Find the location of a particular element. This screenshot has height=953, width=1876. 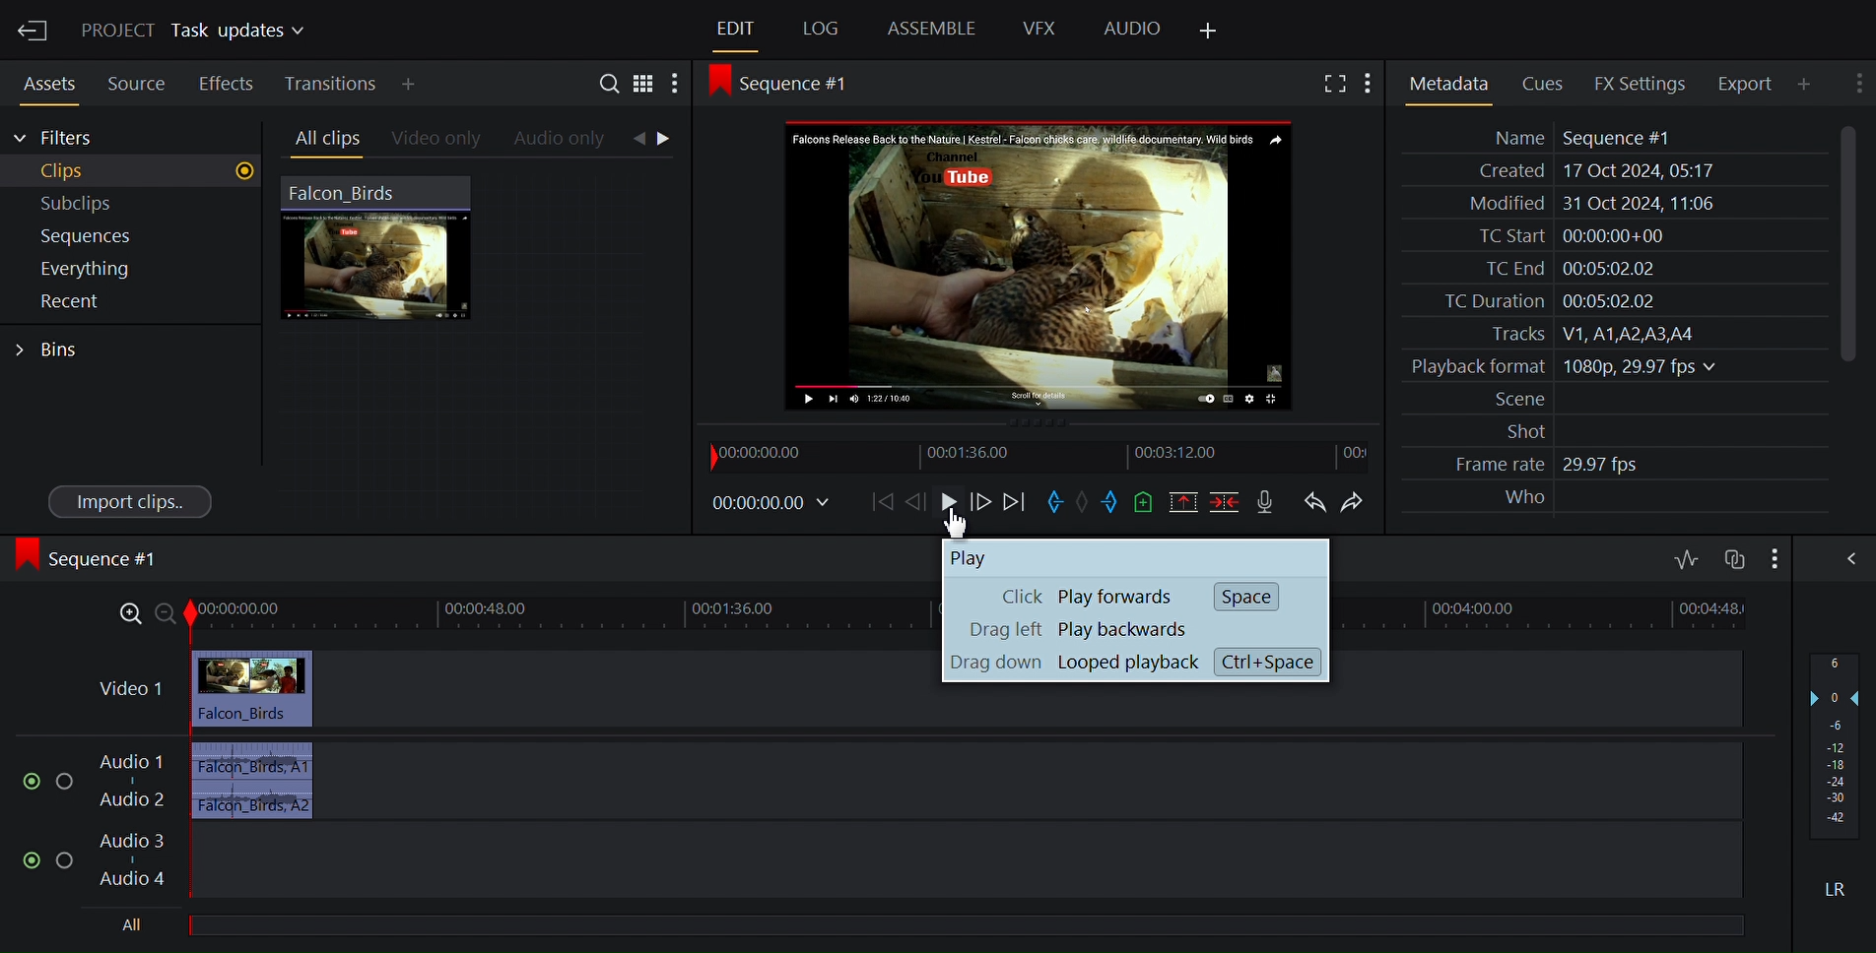

Navigation is located at coordinates (662, 141).